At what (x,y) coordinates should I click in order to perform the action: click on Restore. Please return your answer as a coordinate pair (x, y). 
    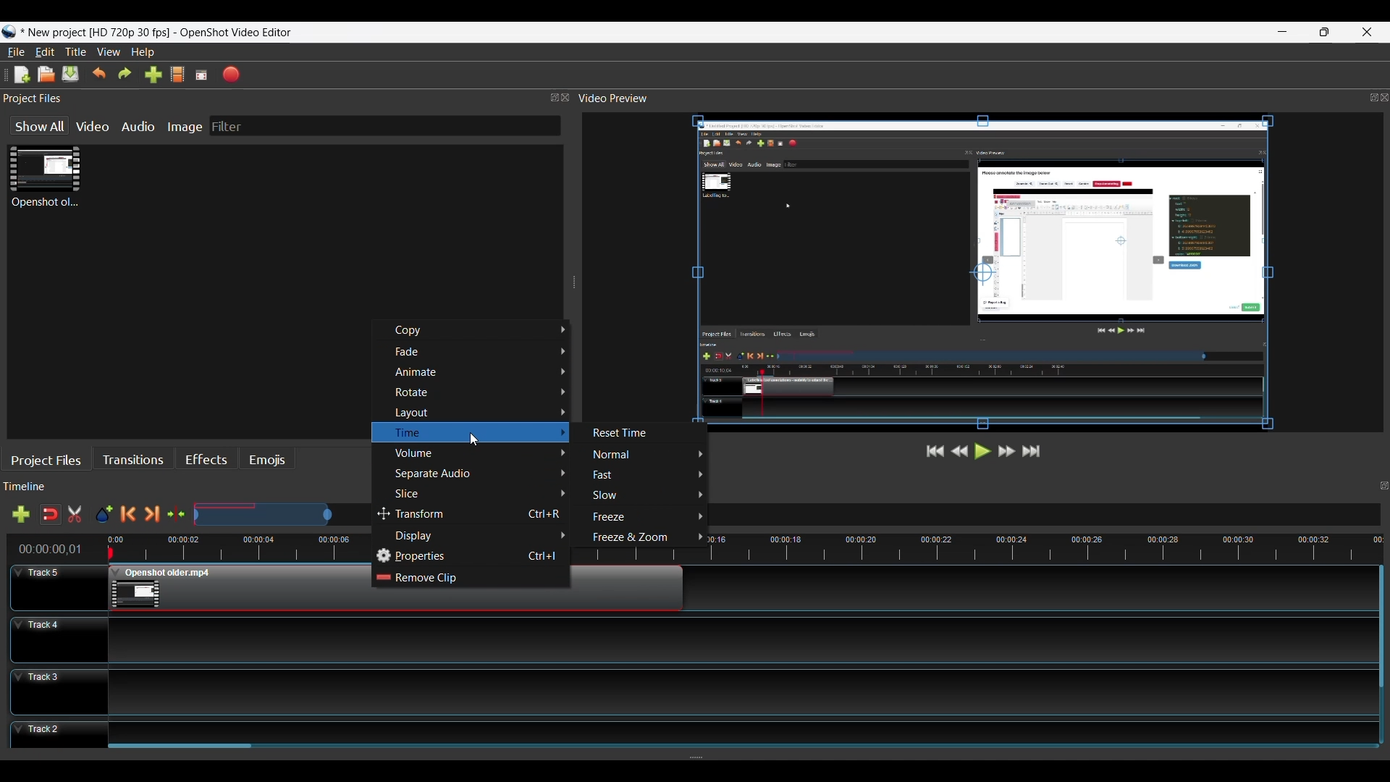
    Looking at the image, I should click on (1326, 32).